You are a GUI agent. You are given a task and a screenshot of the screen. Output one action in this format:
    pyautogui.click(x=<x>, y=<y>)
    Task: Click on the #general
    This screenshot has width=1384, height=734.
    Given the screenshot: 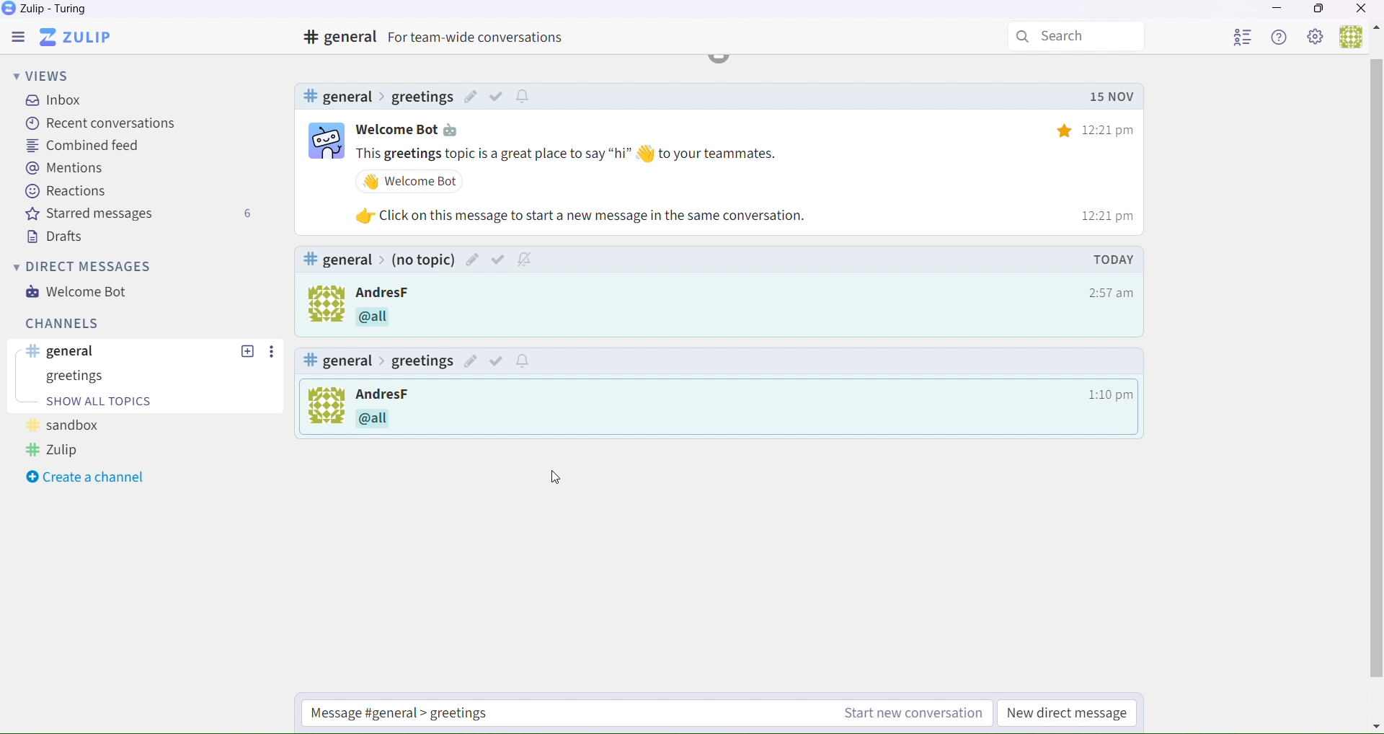 What is the action you would take?
    pyautogui.click(x=445, y=37)
    